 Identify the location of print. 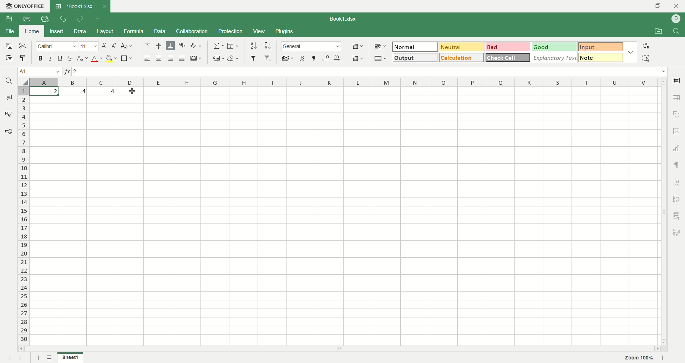
(27, 19).